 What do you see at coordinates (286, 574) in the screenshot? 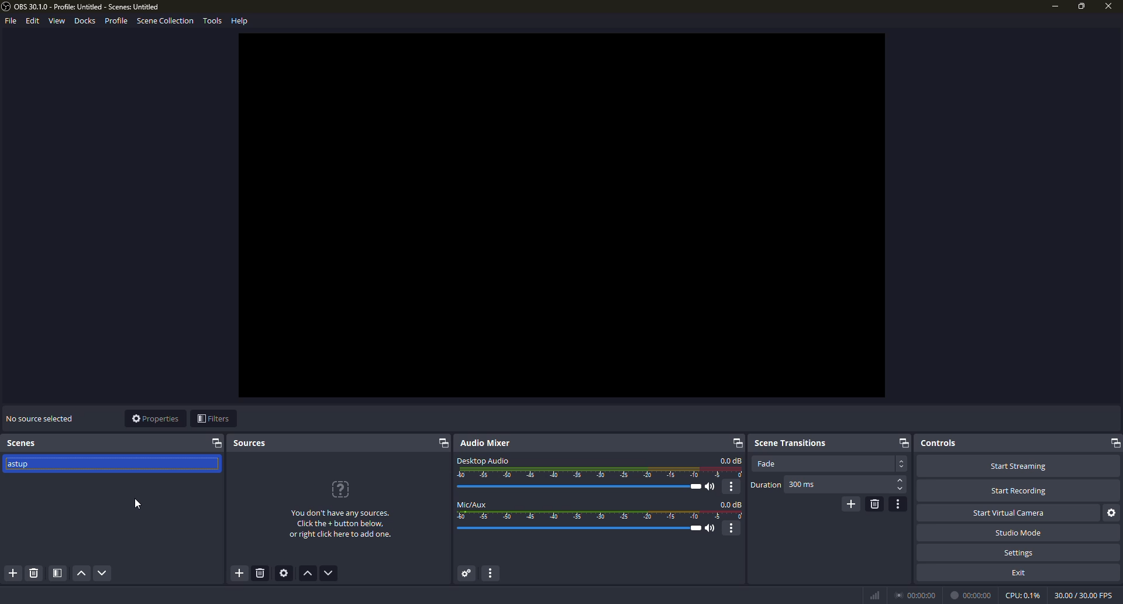
I see `open source properties` at bounding box center [286, 574].